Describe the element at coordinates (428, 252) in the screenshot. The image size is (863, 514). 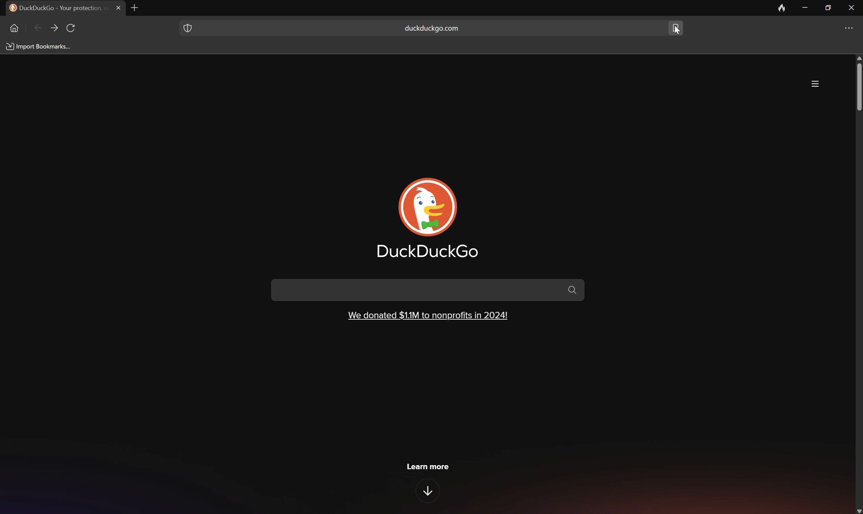
I see `DuckDuckGo` at that location.